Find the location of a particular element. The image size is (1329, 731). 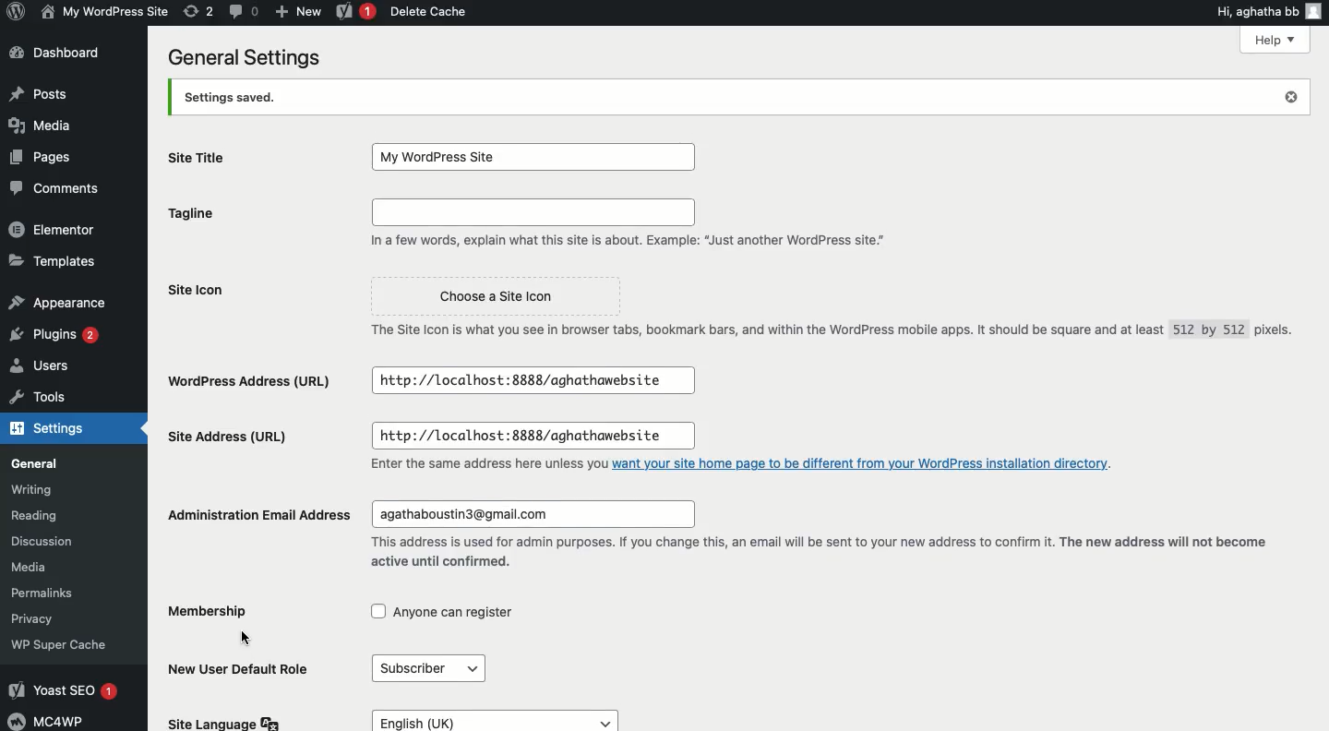

Appearance is located at coordinates (62, 301).